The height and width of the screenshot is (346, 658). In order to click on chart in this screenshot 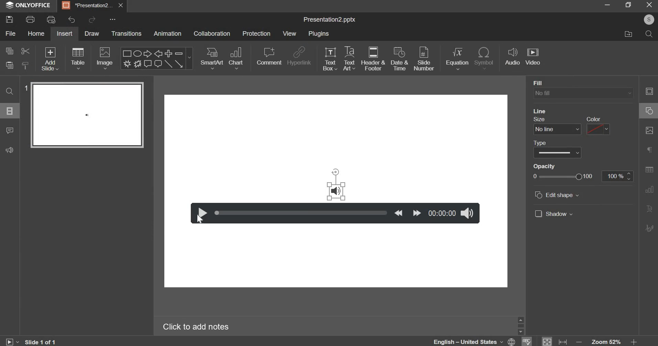, I will do `click(236, 58)`.